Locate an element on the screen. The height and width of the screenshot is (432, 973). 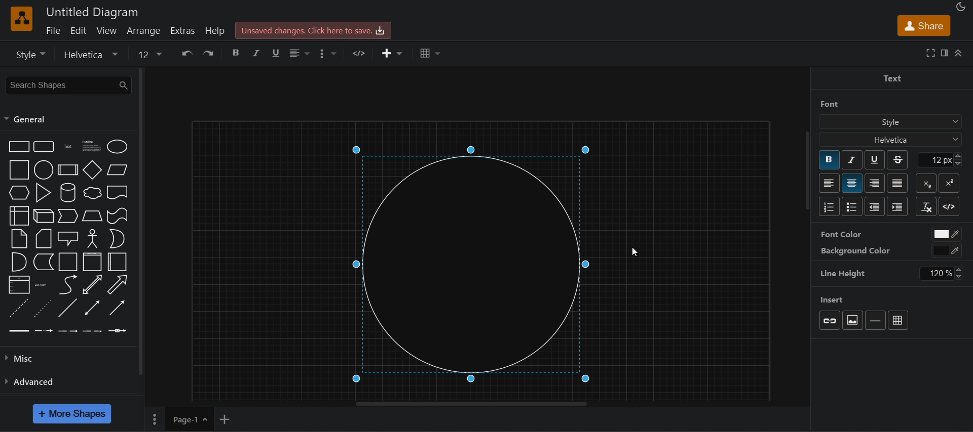
fullscreen is located at coordinates (930, 53).